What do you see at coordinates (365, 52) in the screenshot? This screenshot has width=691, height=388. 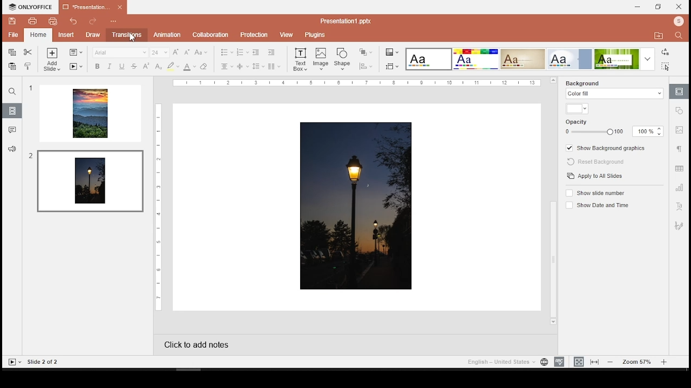 I see `arrange shapes` at bounding box center [365, 52].